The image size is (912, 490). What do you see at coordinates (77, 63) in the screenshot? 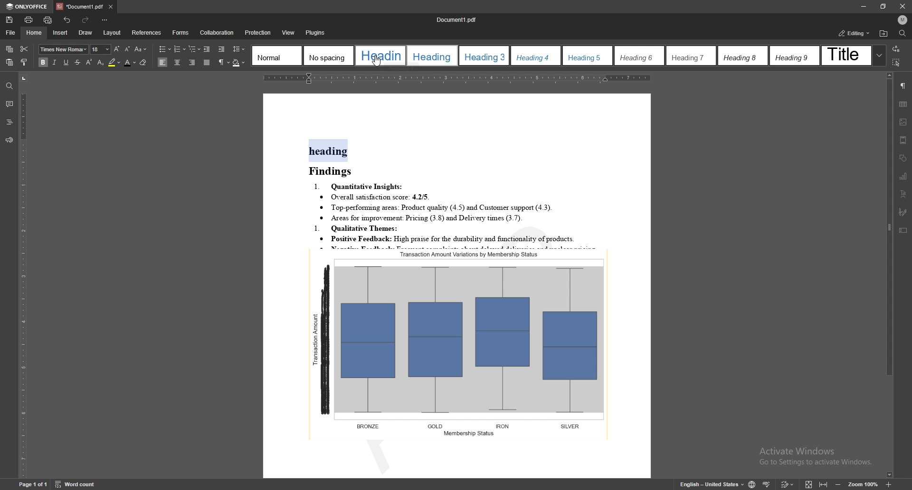
I see `strikethrough` at bounding box center [77, 63].